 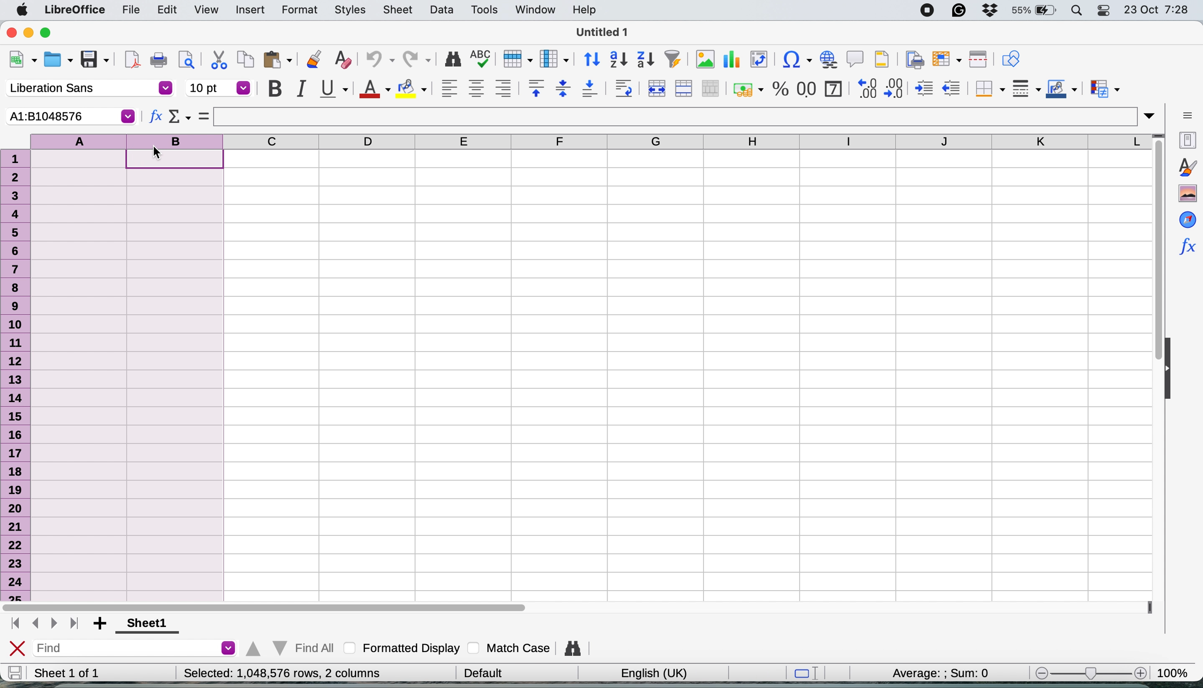 I want to click on insert, so click(x=248, y=10).